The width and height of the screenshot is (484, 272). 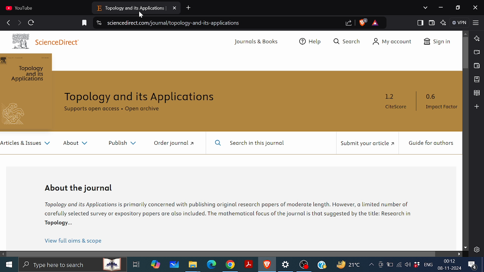 What do you see at coordinates (459, 8) in the screenshot?
I see `Restore down` at bounding box center [459, 8].